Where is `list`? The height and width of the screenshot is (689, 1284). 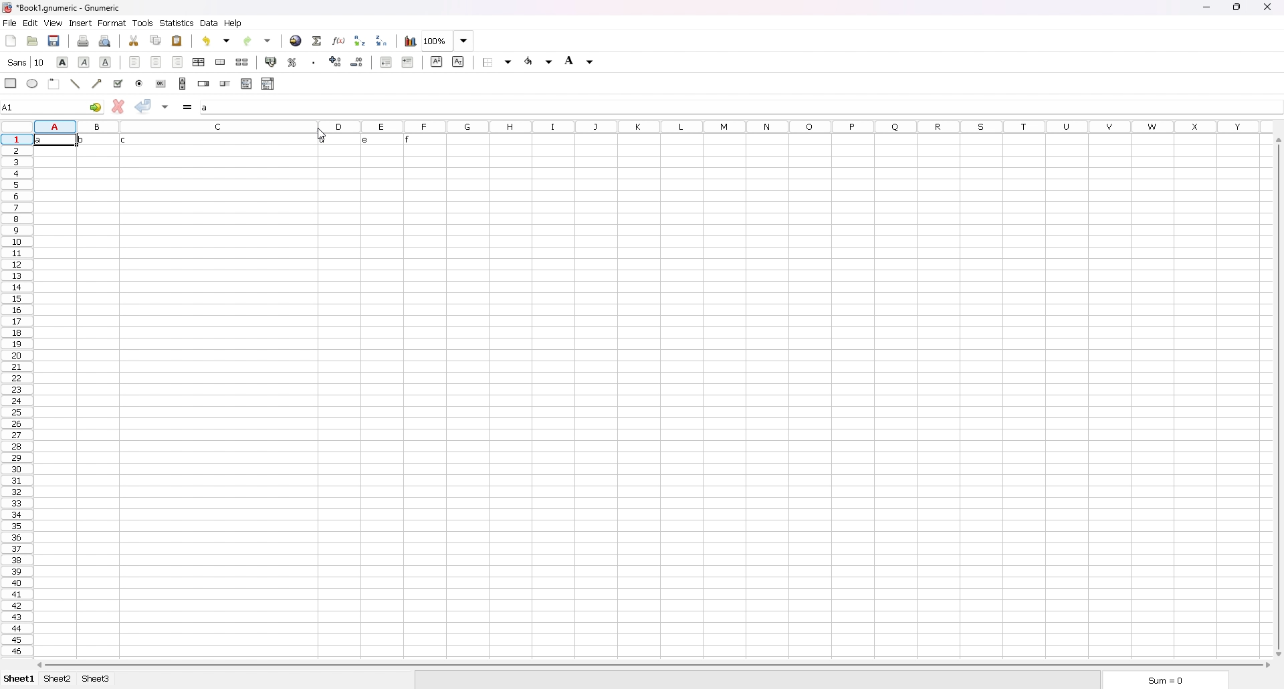
list is located at coordinates (246, 84).